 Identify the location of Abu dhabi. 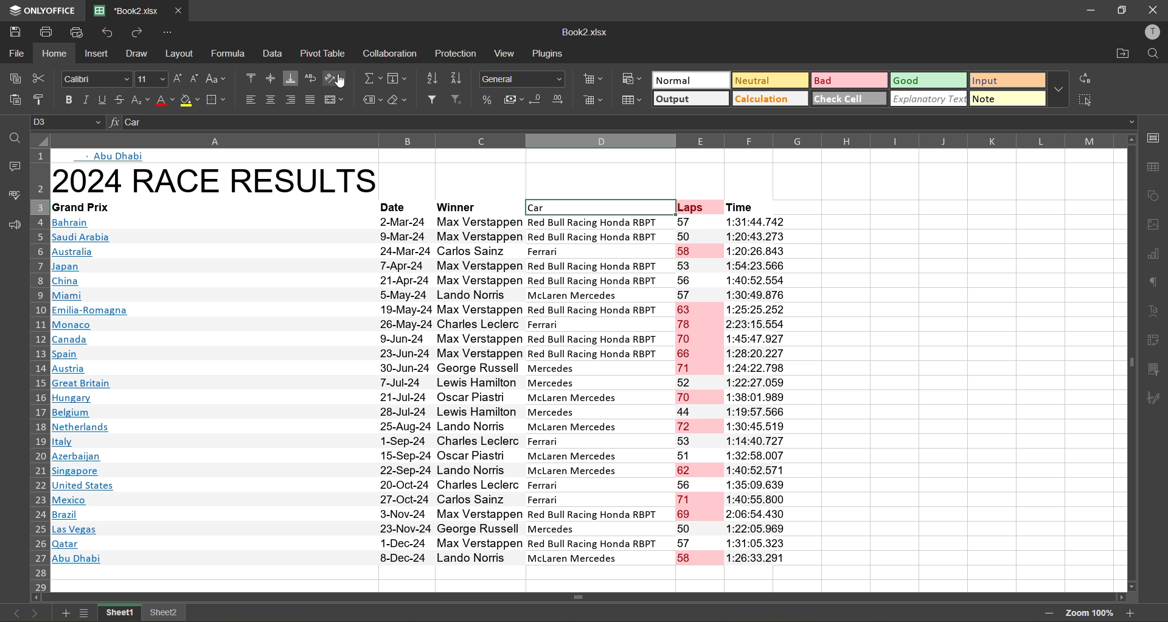
(110, 157).